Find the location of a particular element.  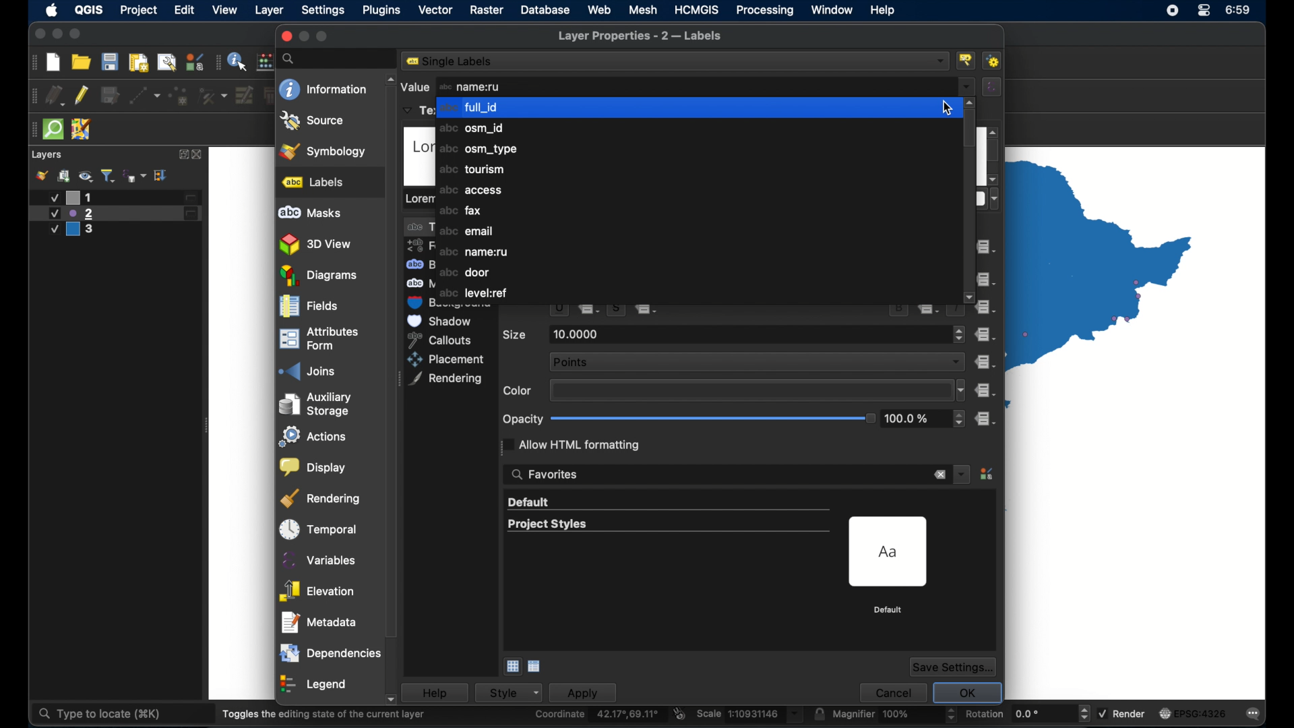

help is located at coordinates (884, 10).